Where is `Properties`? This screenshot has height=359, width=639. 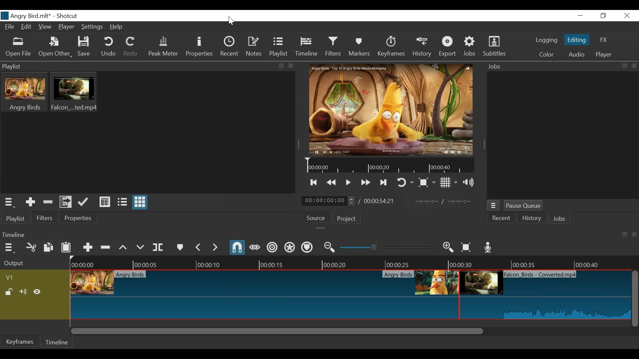 Properties is located at coordinates (77, 218).